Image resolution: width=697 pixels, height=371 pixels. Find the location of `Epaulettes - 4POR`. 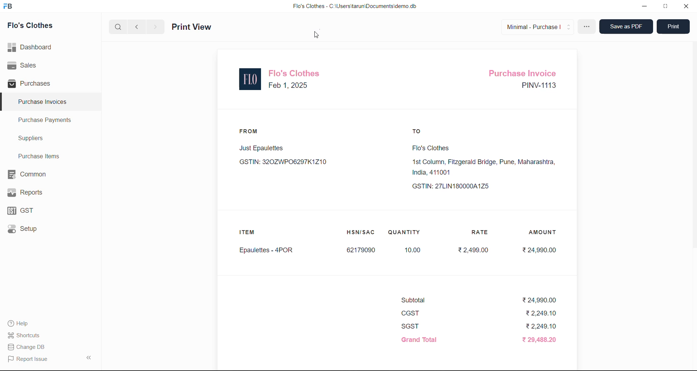

Epaulettes - 4POR is located at coordinates (266, 250).